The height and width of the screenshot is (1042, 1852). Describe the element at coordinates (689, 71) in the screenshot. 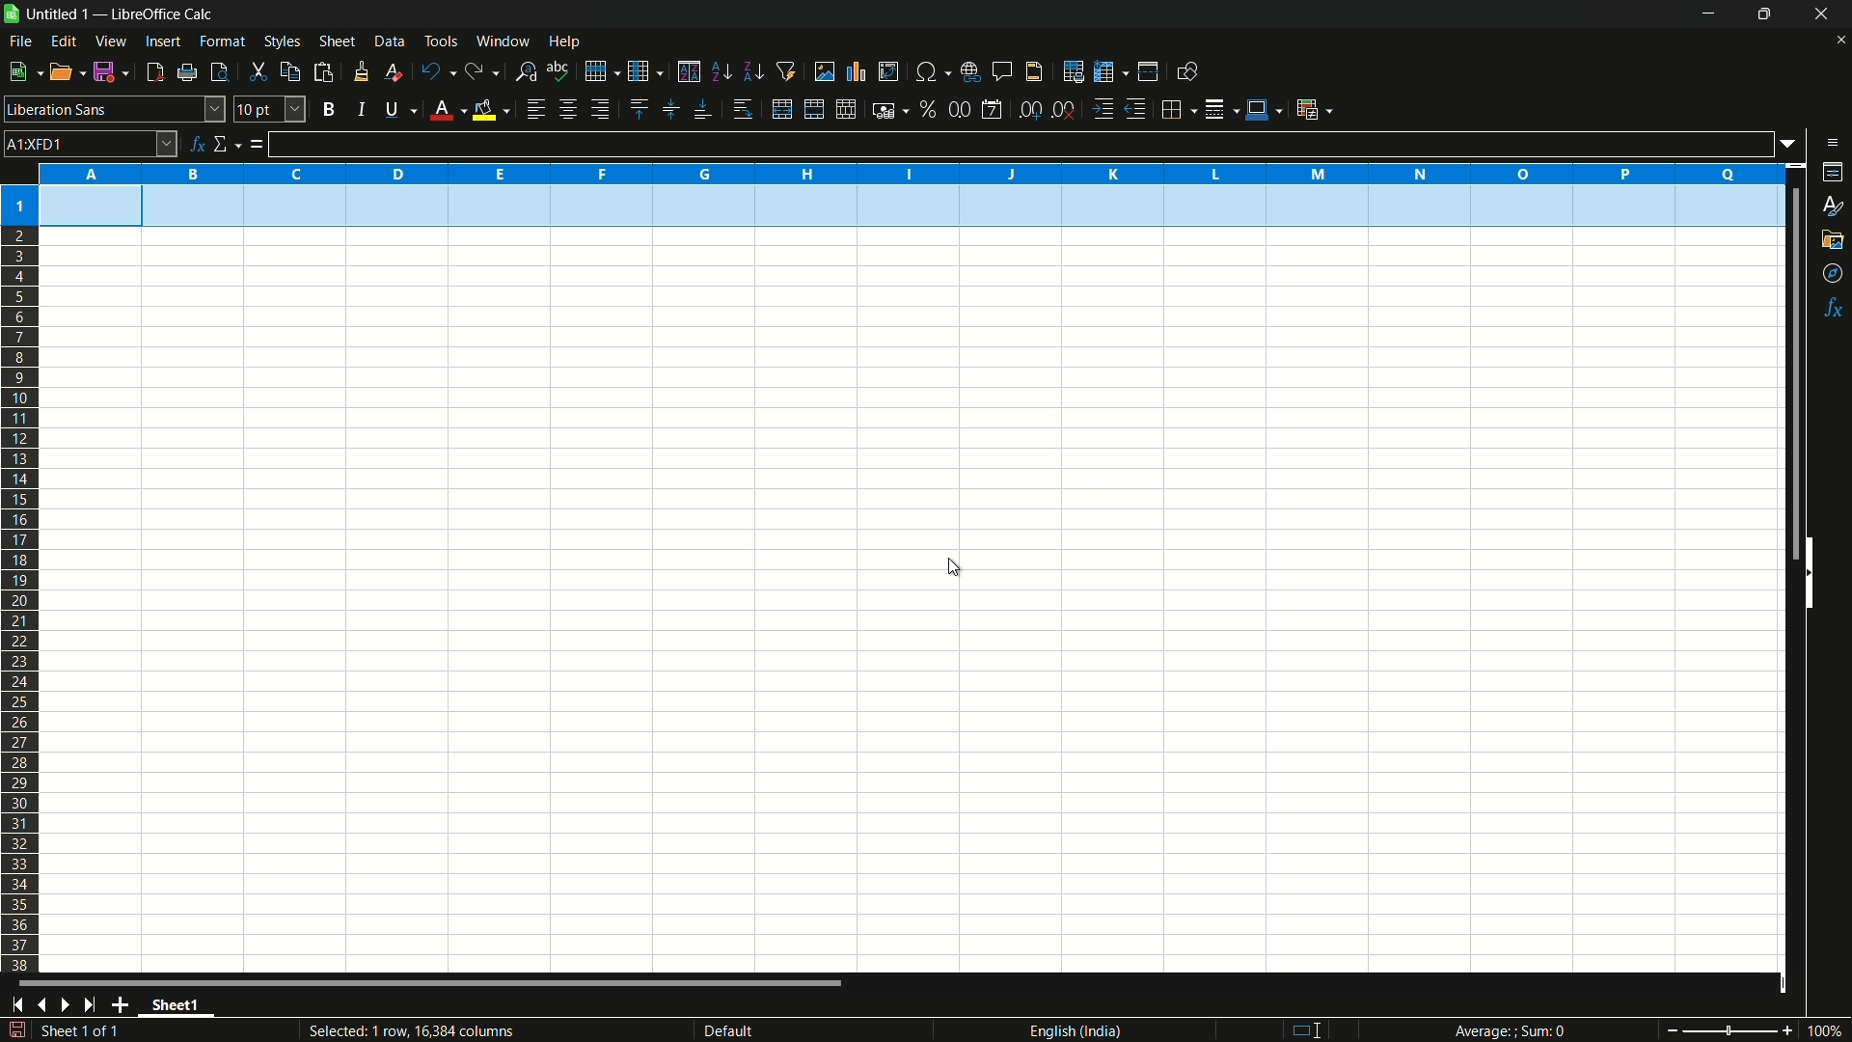

I see `sort` at that location.